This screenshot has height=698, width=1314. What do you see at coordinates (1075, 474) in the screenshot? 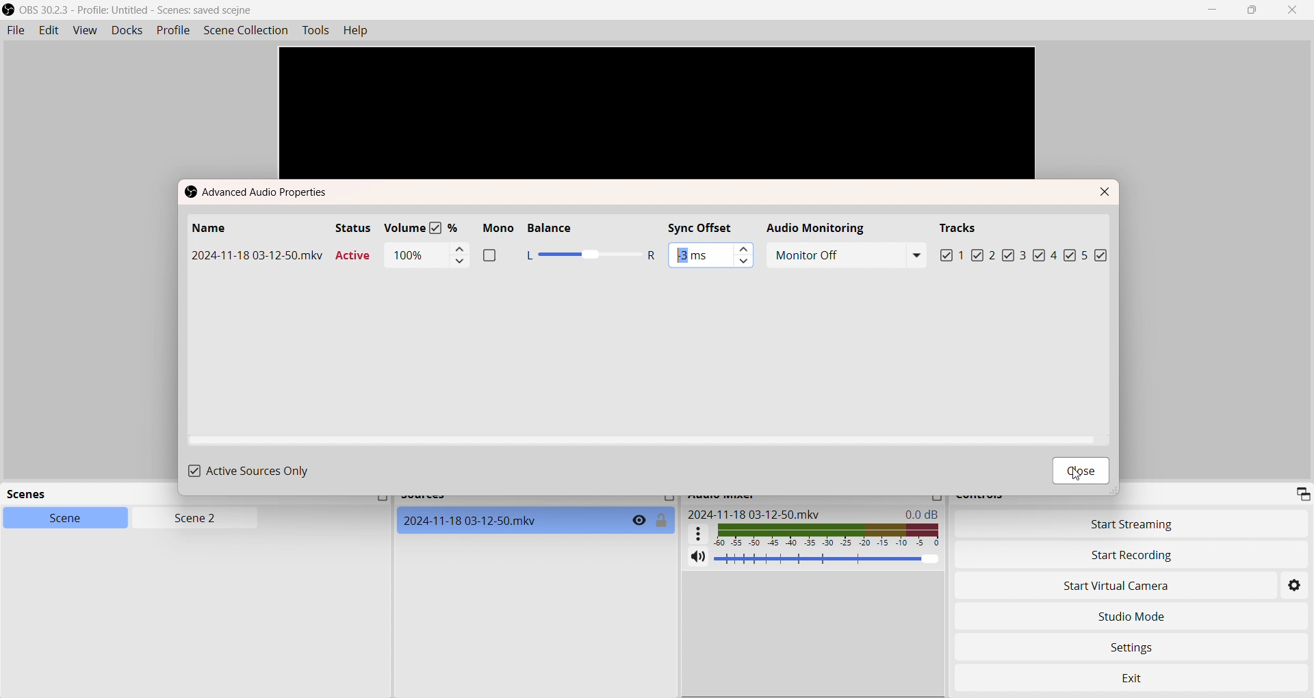
I see `Cursor` at bounding box center [1075, 474].